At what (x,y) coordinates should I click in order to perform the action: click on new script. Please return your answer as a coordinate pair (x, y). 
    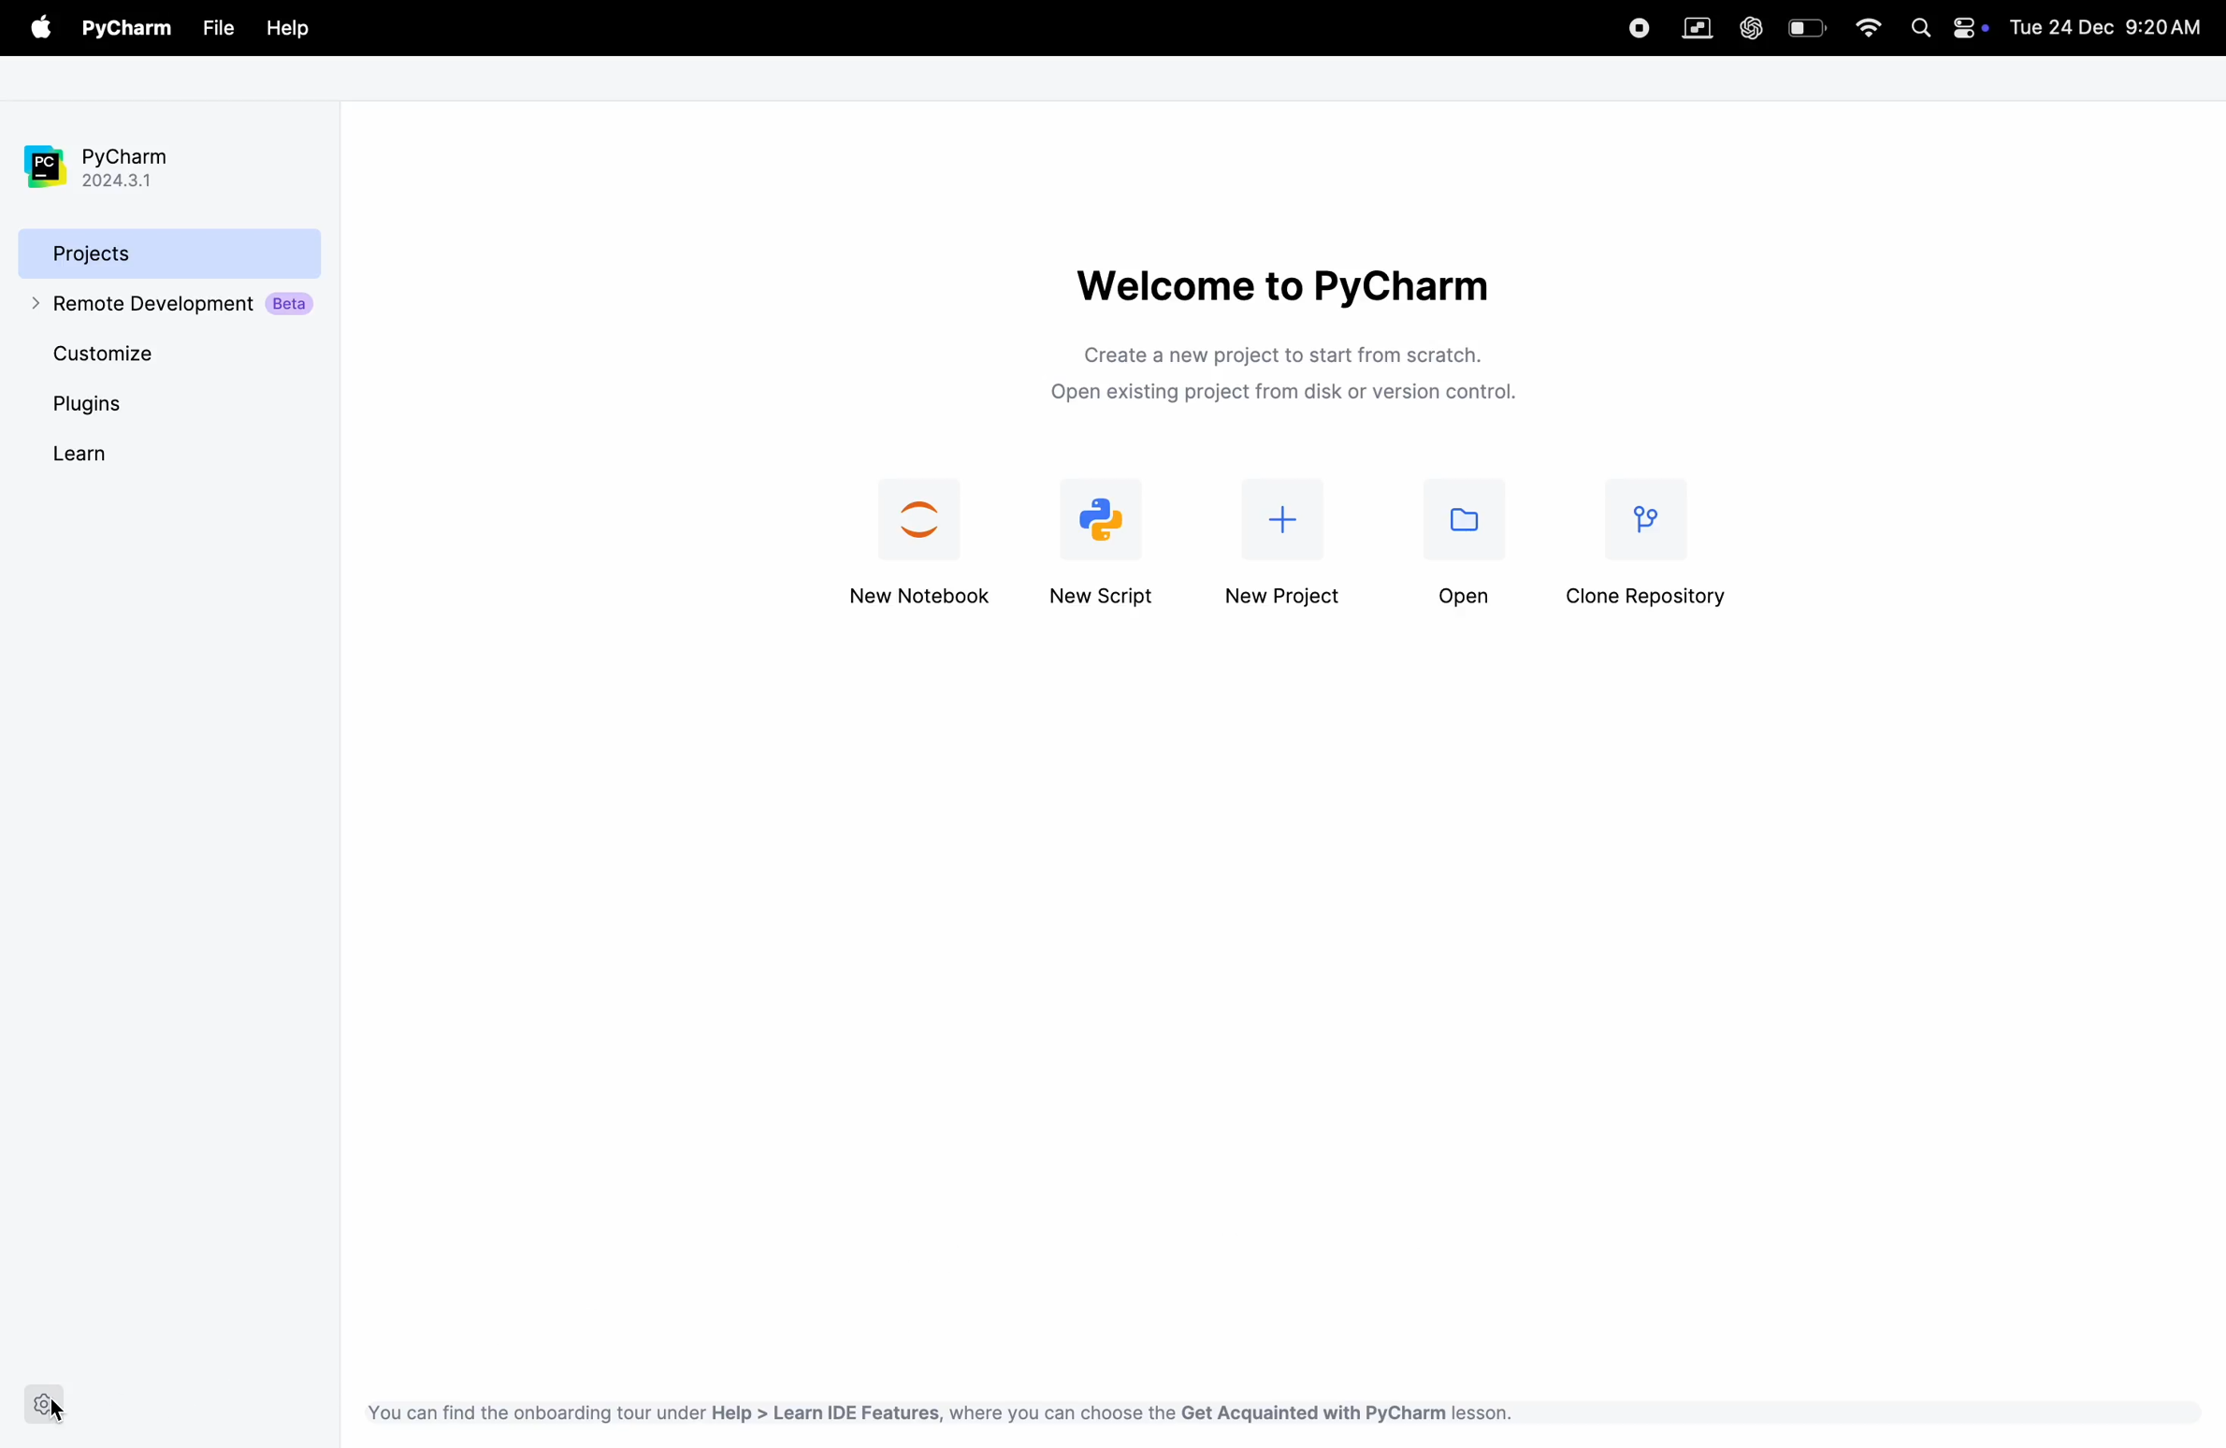
    Looking at the image, I should click on (1108, 543).